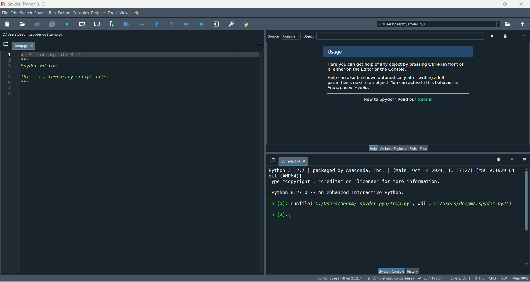 The width and height of the screenshot is (530, 282). I want to click on UTF-8, so click(480, 278).